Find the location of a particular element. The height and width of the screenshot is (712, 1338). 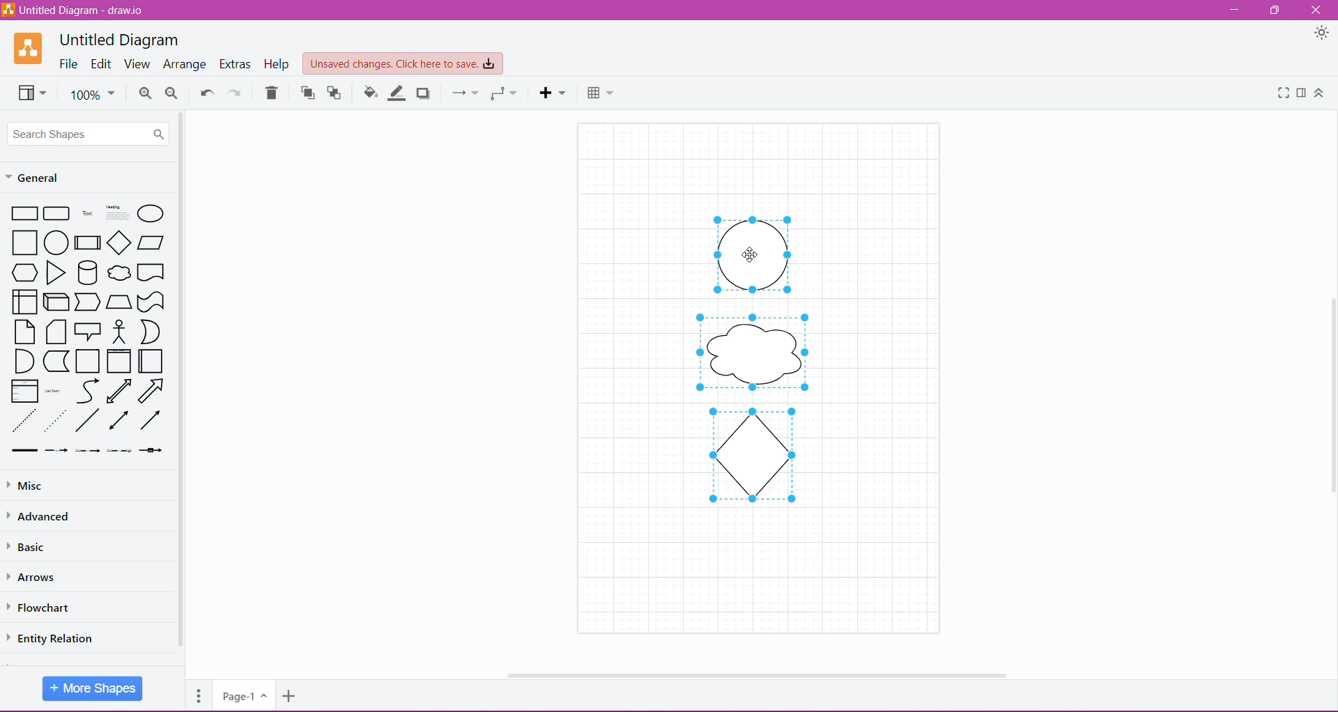

Arrange is located at coordinates (185, 65).